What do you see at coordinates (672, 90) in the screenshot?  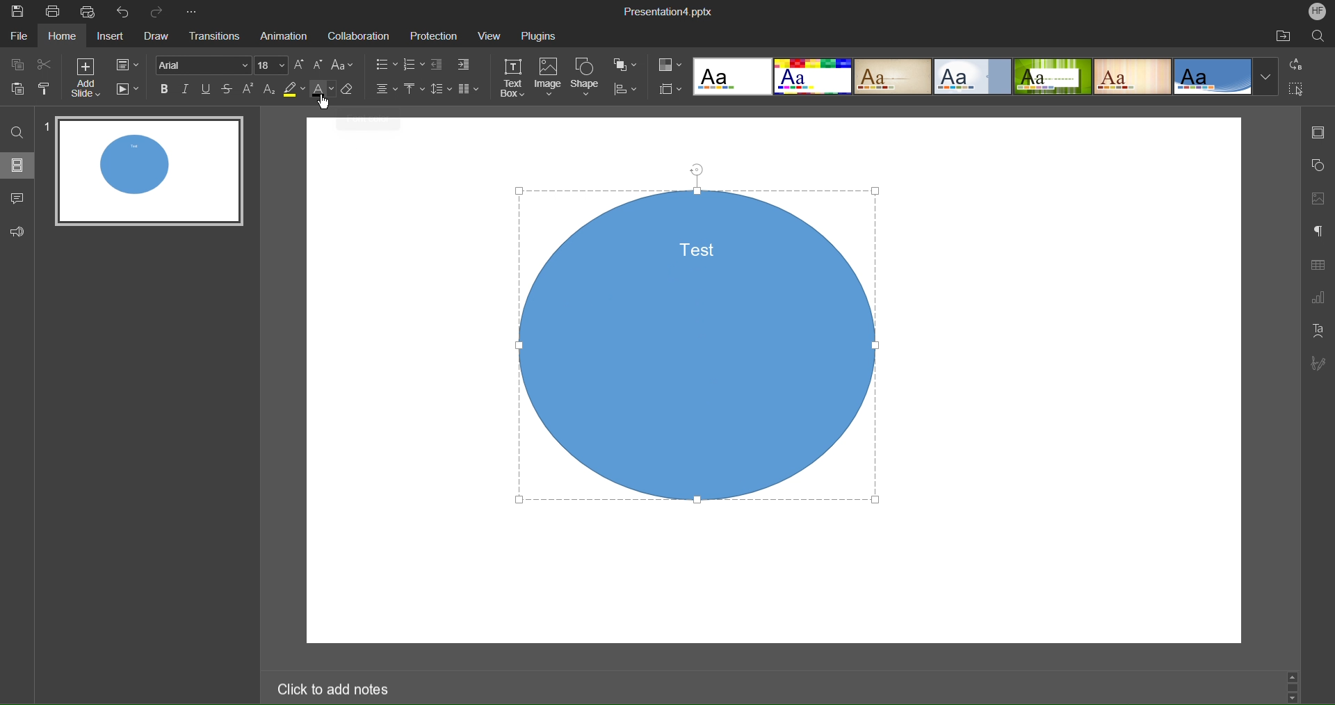 I see `Slide Size Settings` at bounding box center [672, 90].